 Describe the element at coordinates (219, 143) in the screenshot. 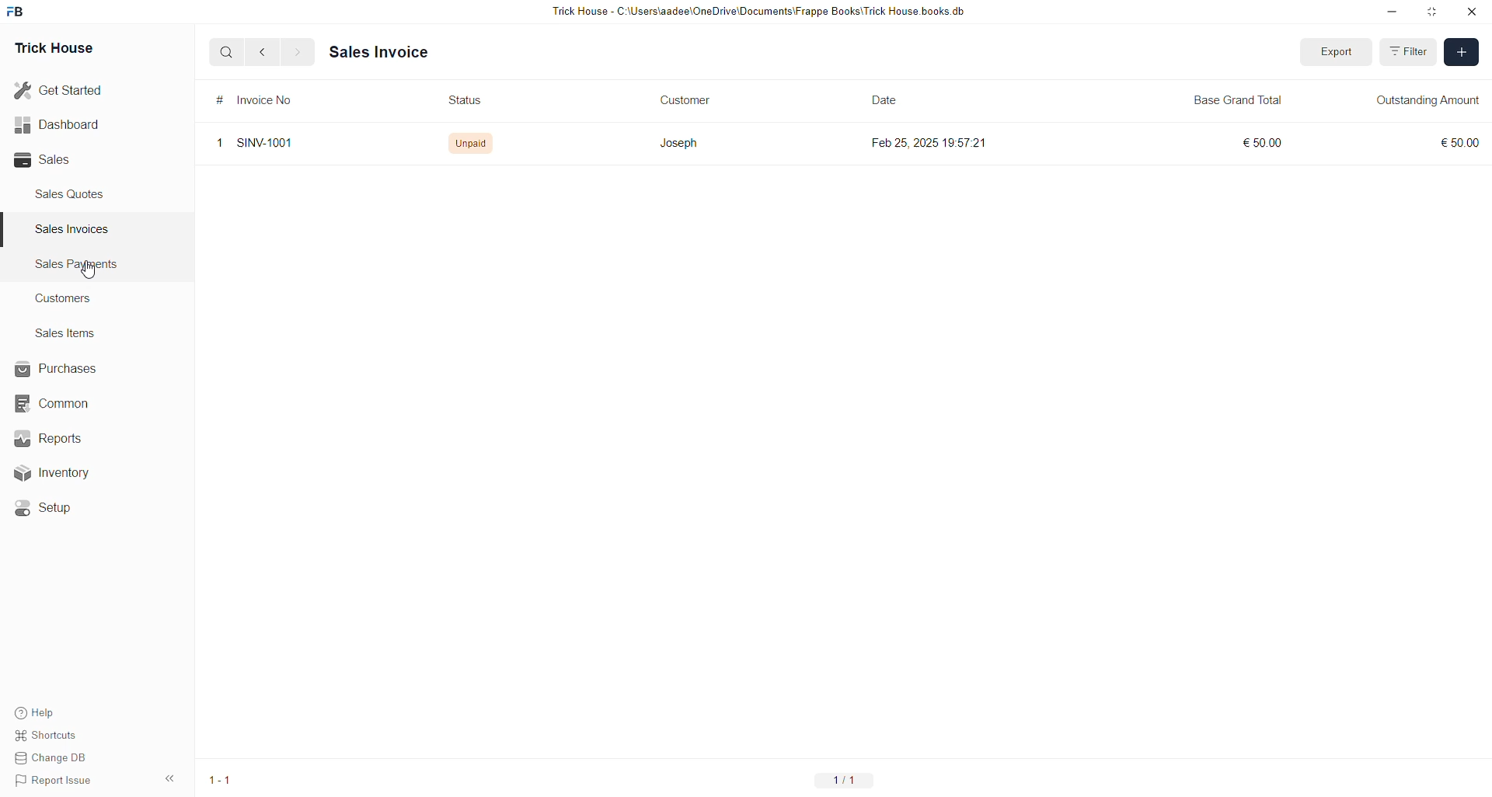

I see `1` at that location.